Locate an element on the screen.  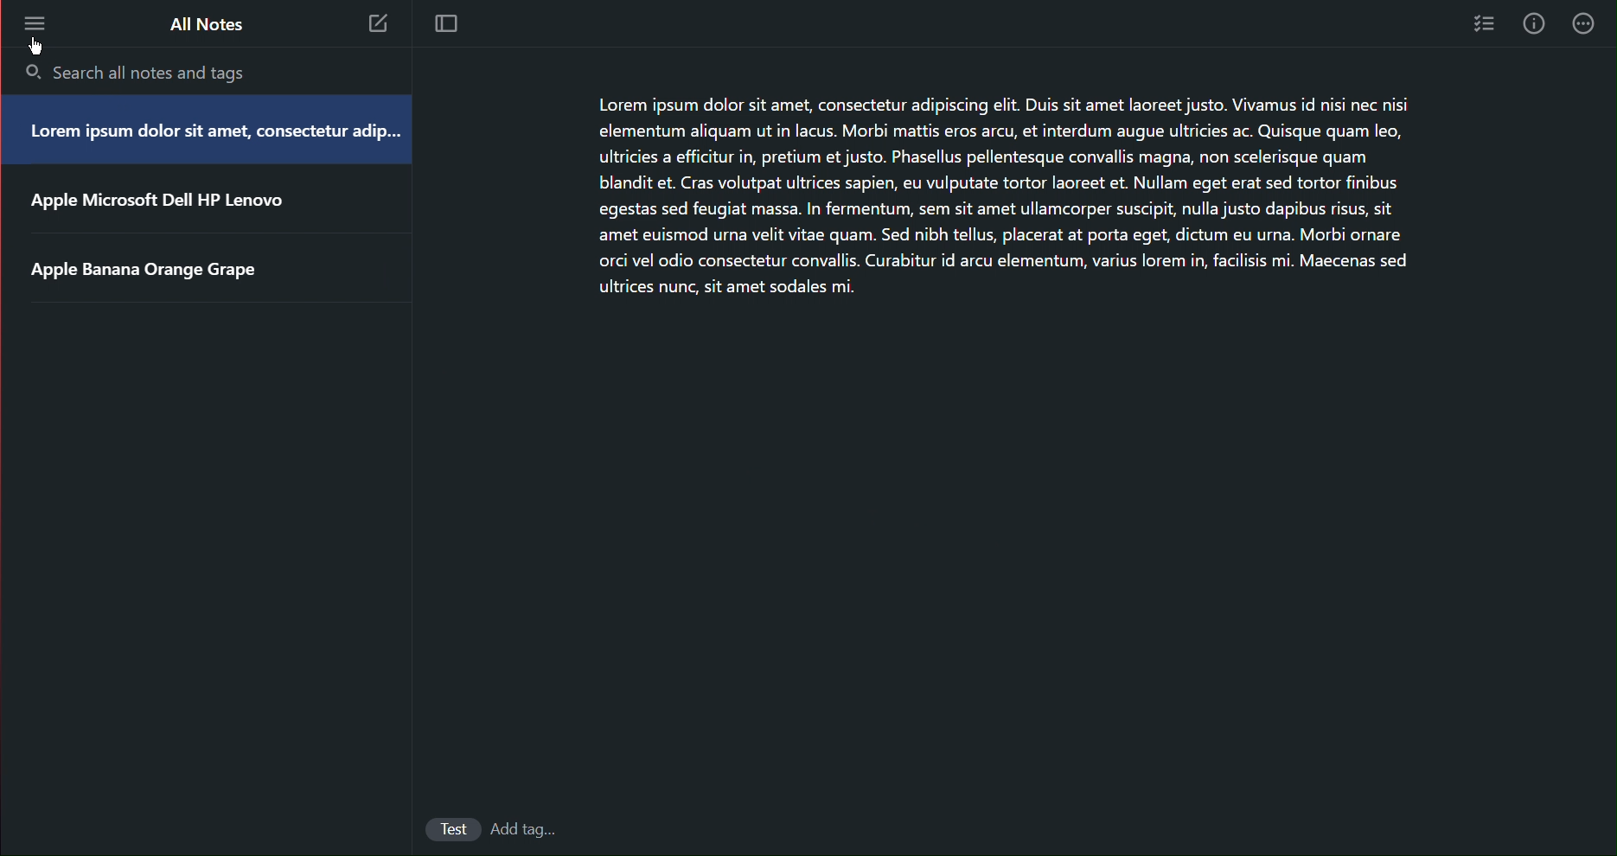
More is located at coordinates (35, 26).